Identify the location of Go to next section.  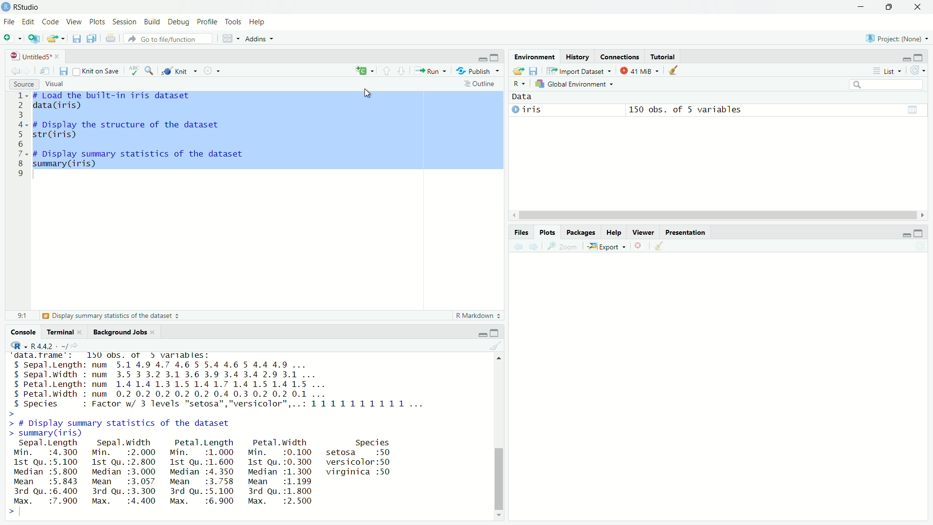
(402, 71).